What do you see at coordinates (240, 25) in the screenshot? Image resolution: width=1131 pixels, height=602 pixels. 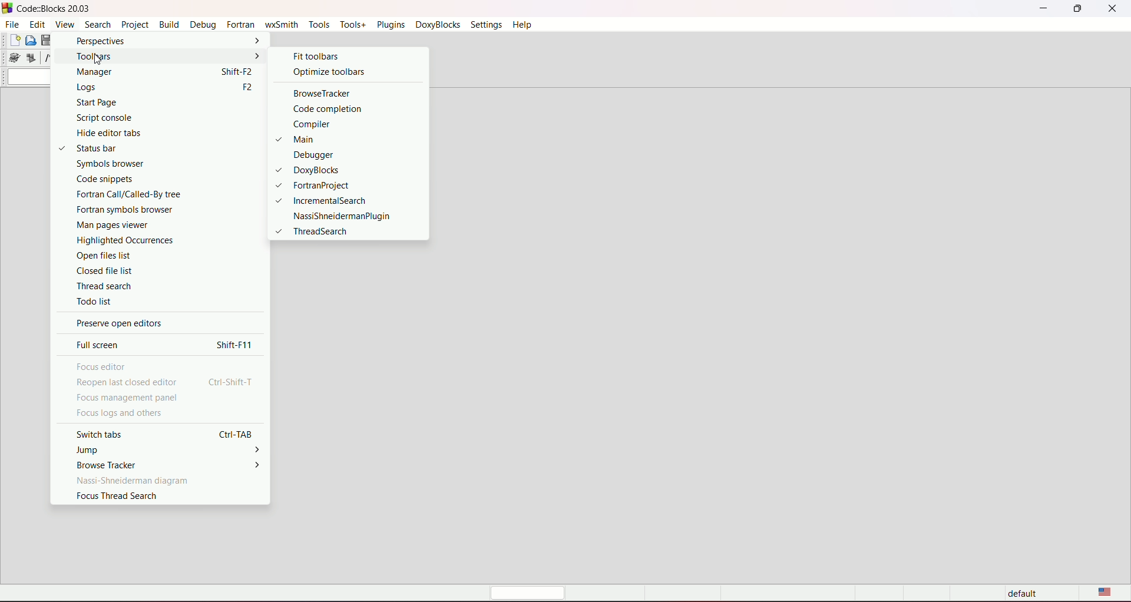 I see `fortran` at bounding box center [240, 25].